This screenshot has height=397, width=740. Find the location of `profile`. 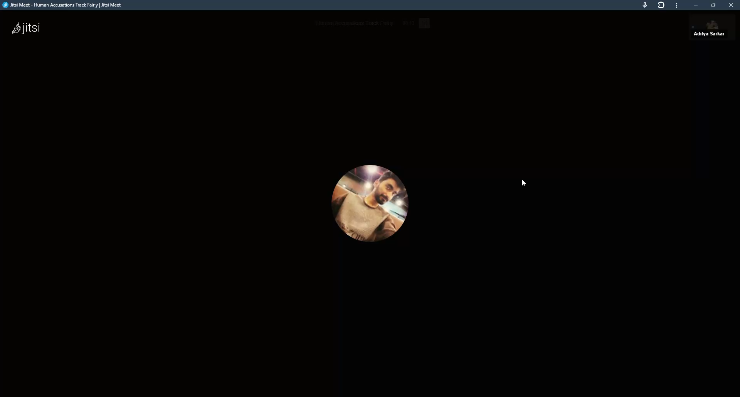

profile is located at coordinates (368, 202).